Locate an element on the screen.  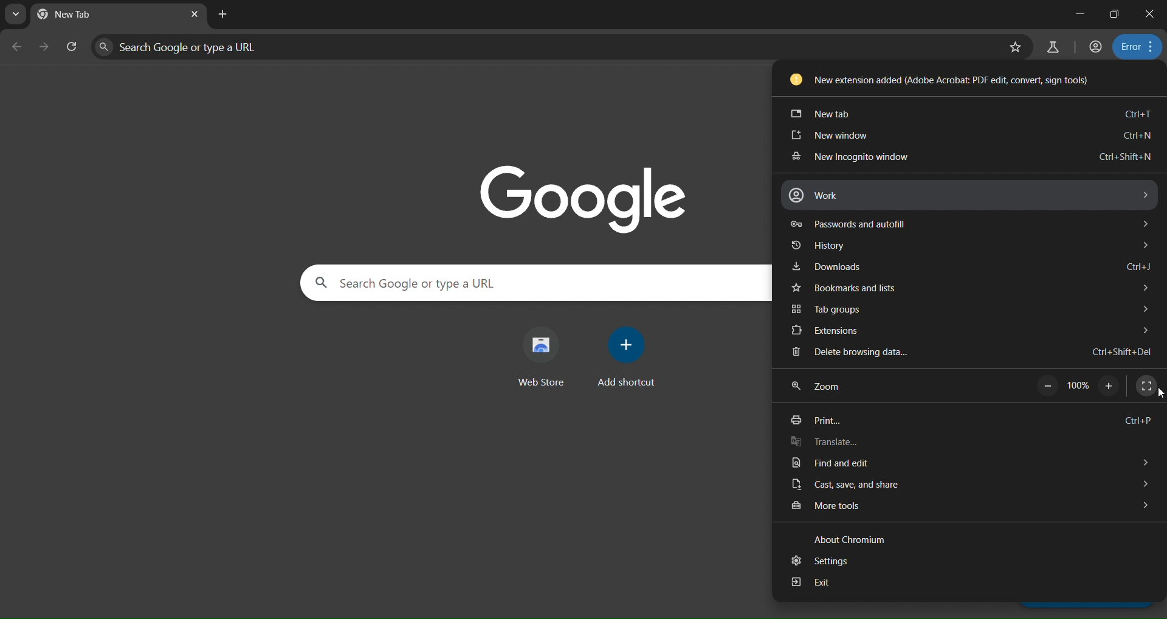
minimize is located at coordinates (1079, 14).